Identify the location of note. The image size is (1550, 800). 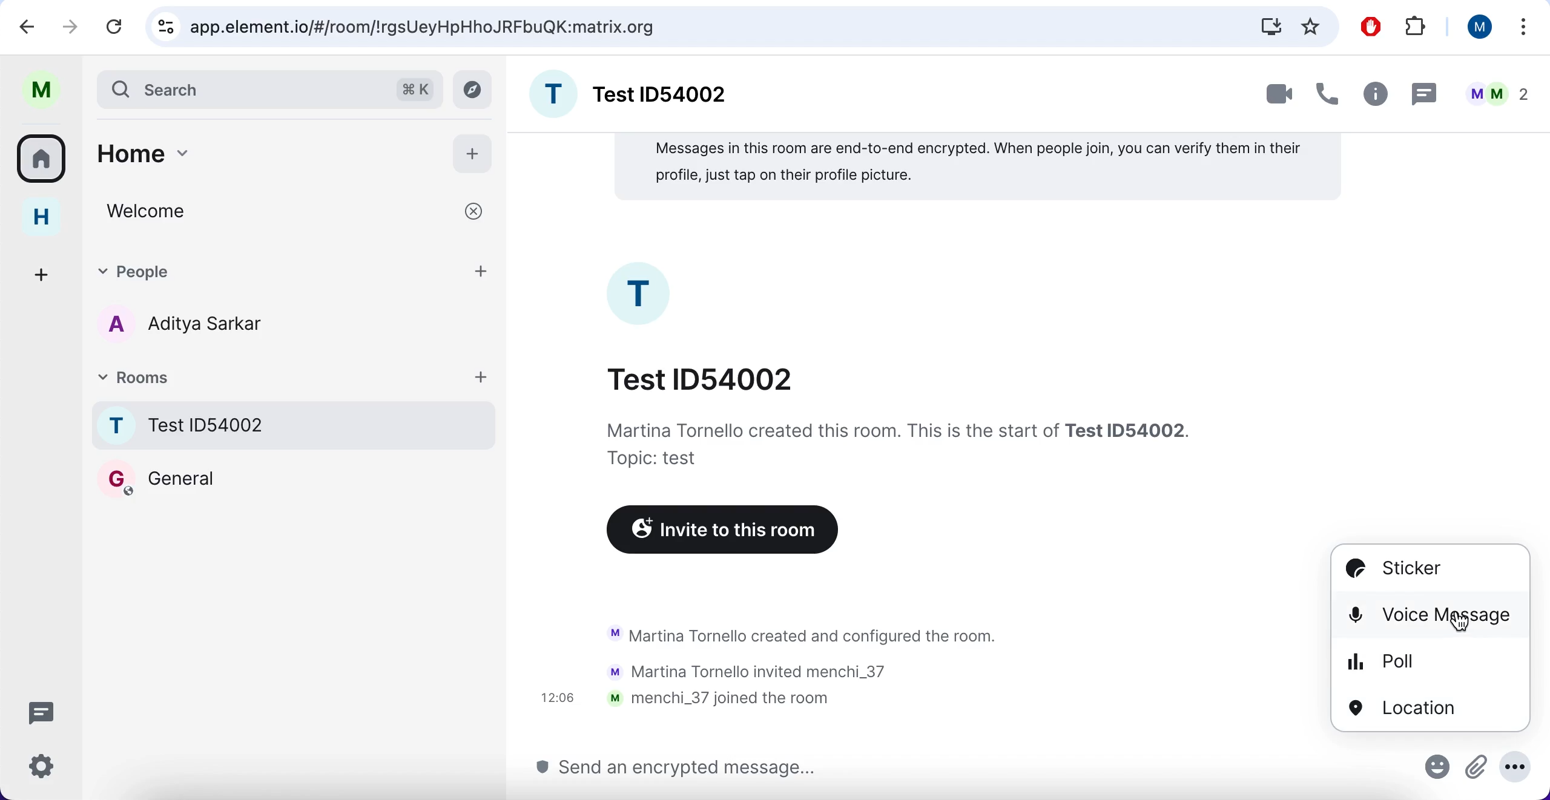
(977, 167).